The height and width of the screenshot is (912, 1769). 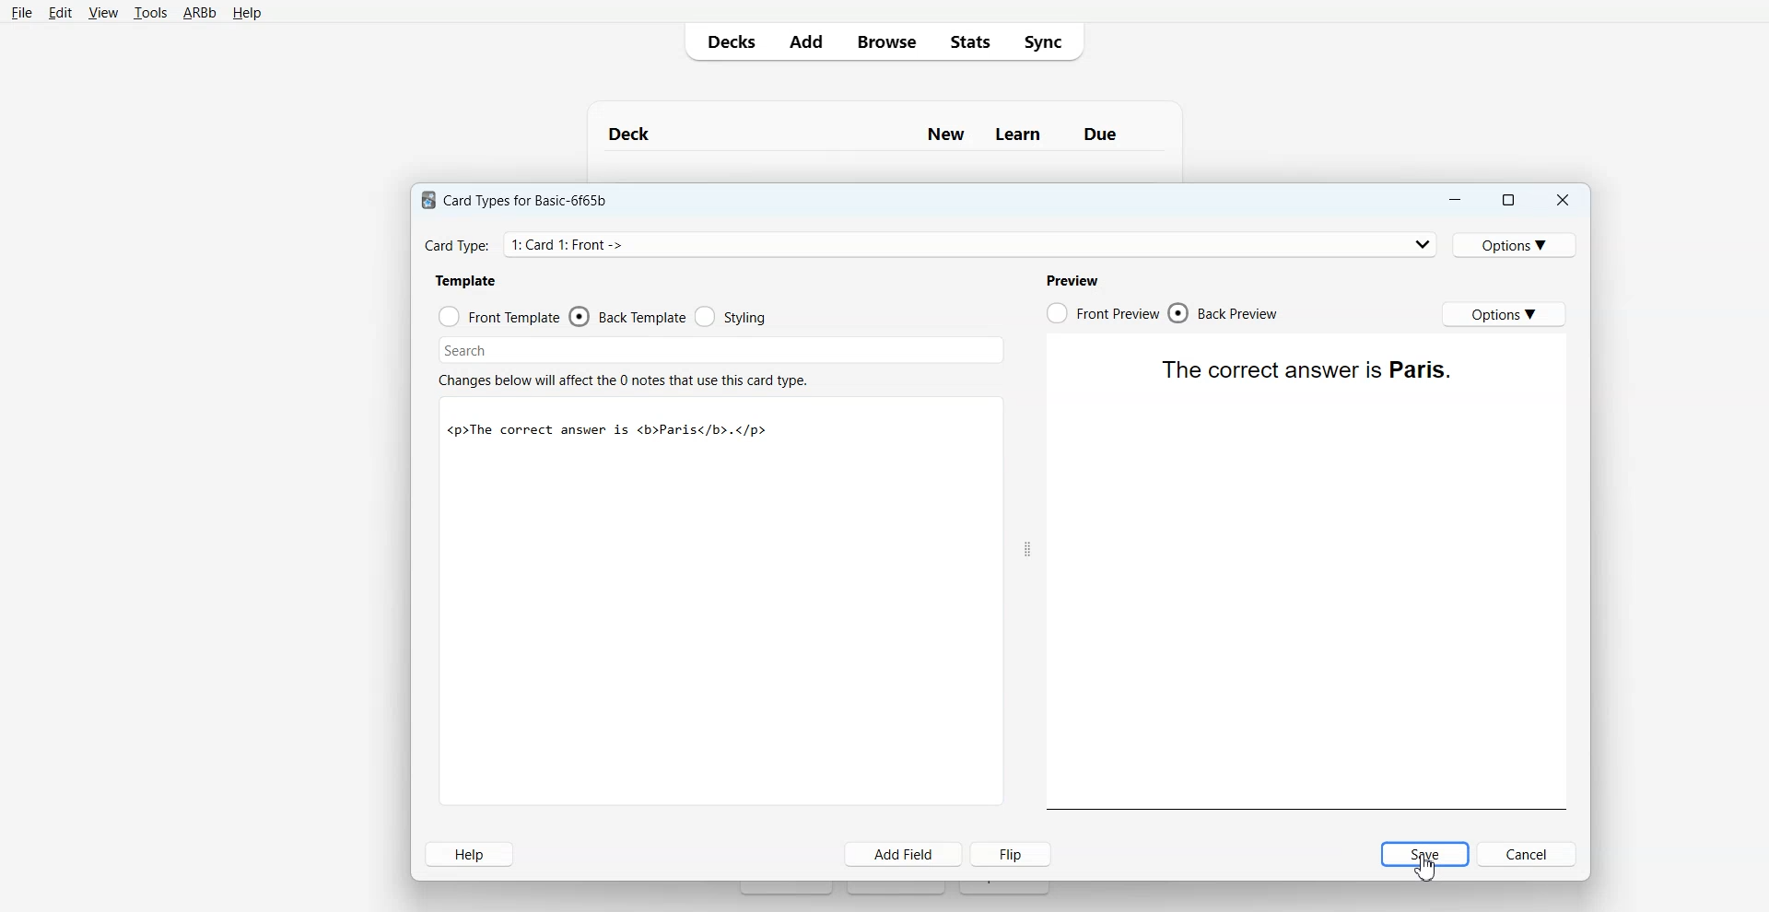 I want to click on Front Preview, so click(x=1102, y=312).